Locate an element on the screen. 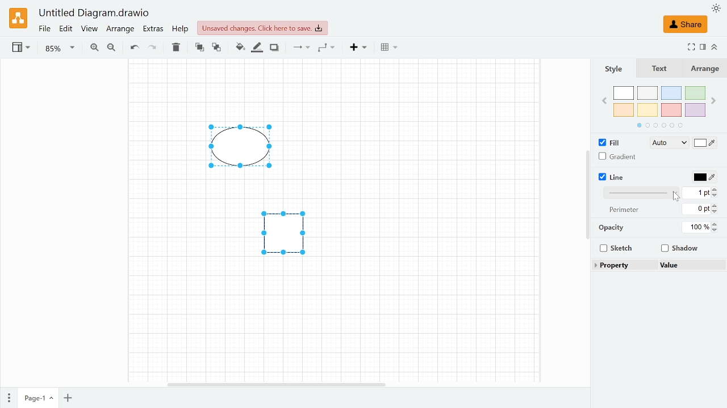 This screenshot has height=408, width=727. Line width is located at coordinates (696, 193).